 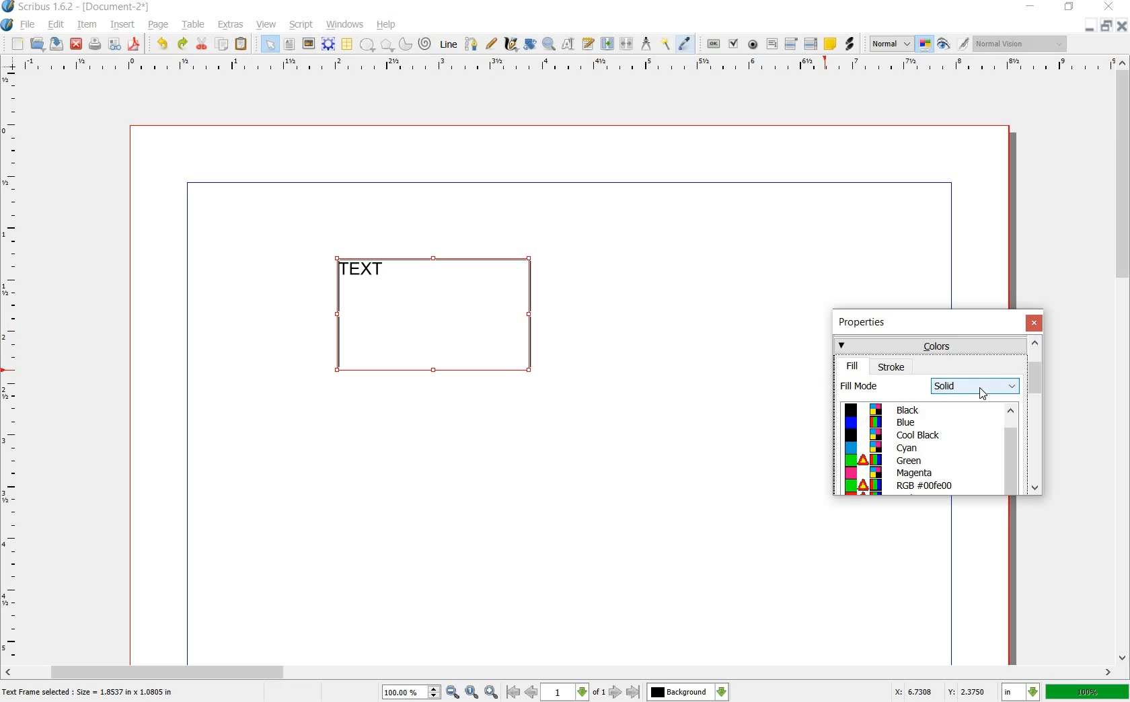 What do you see at coordinates (830, 44) in the screenshot?
I see `text annotation` at bounding box center [830, 44].